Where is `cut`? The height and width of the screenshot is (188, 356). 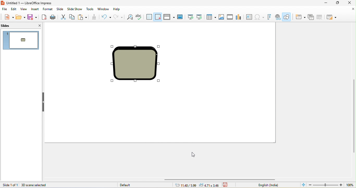
cut is located at coordinates (63, 17).